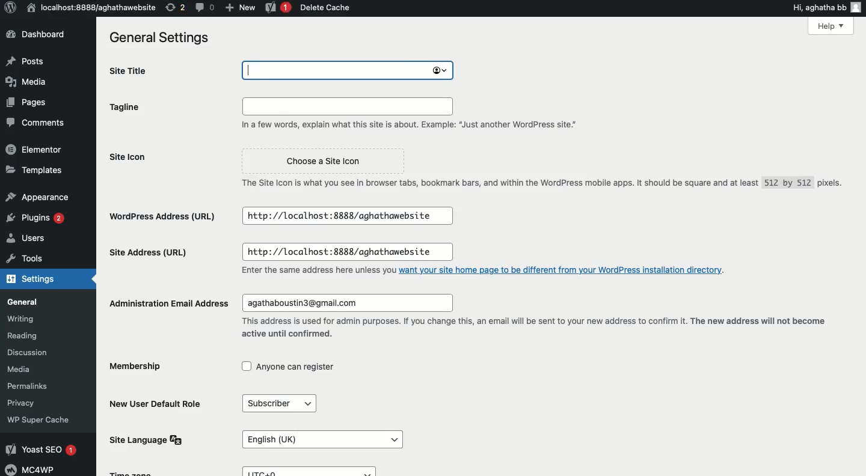 This screenshot has height=476, width=866. Describe the element at coordinates (832, 26) in the screenshot. I see `Help` at that location.